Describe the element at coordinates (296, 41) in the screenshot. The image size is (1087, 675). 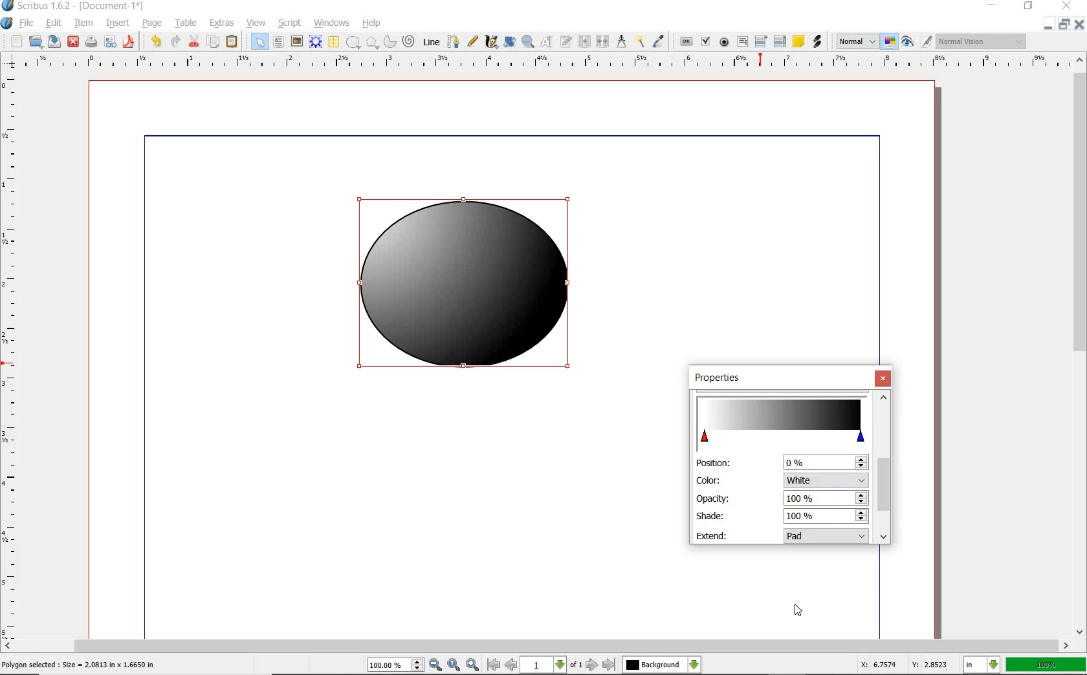
I see `IMAGE` at that location.